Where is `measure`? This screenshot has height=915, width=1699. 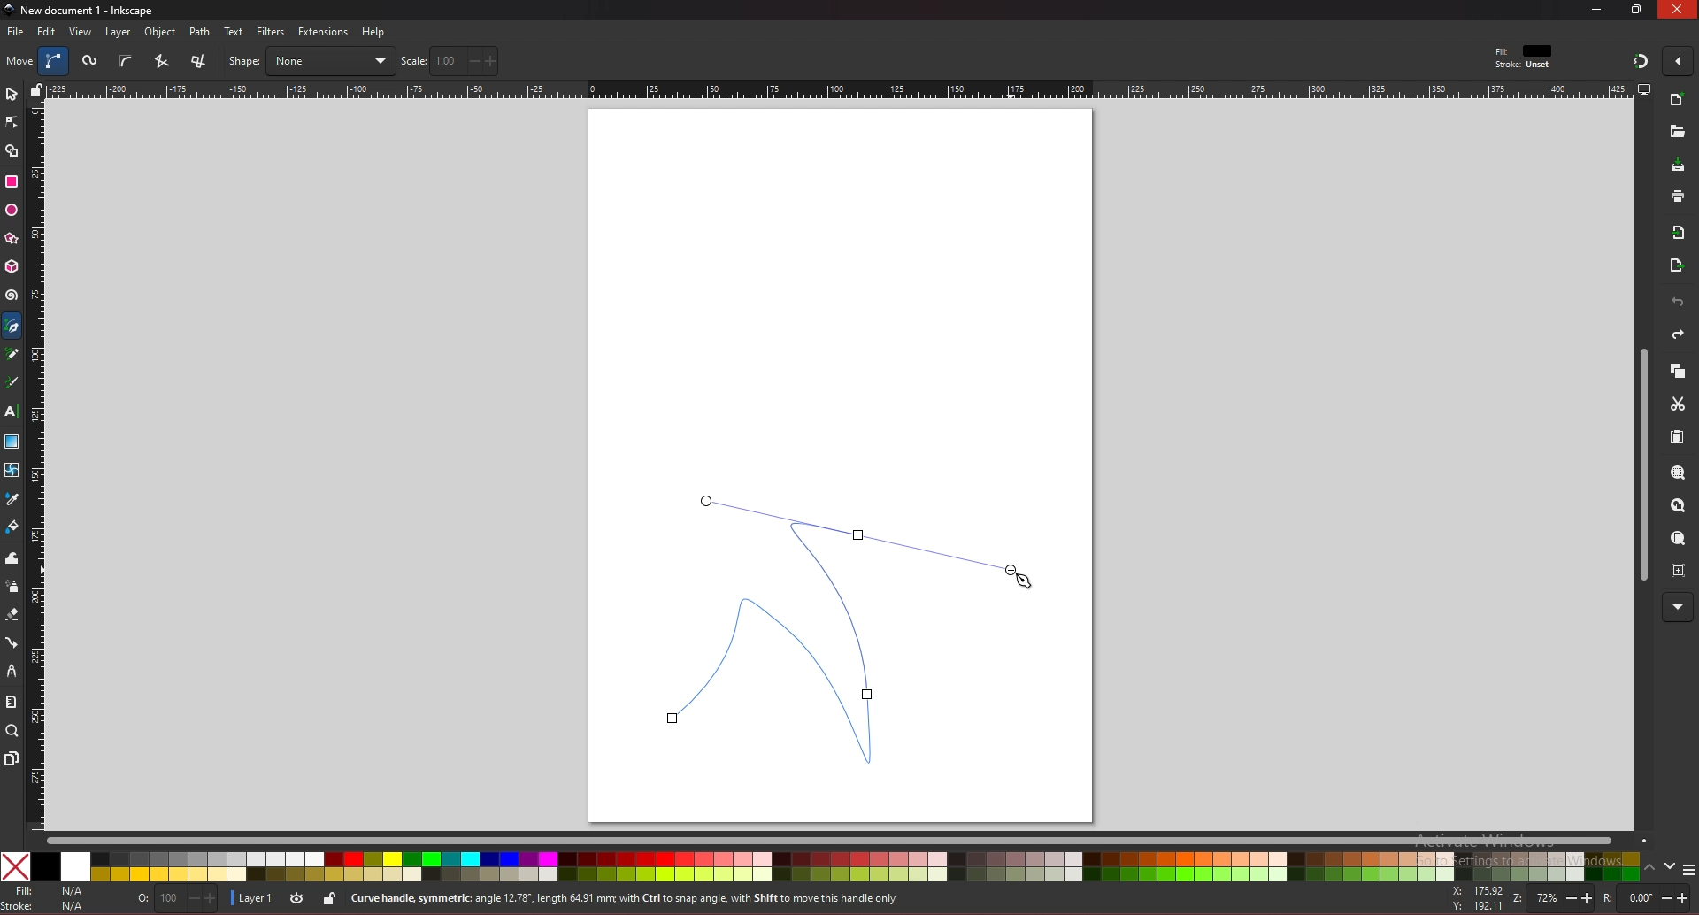 measure is located at coordinates (11, 702).